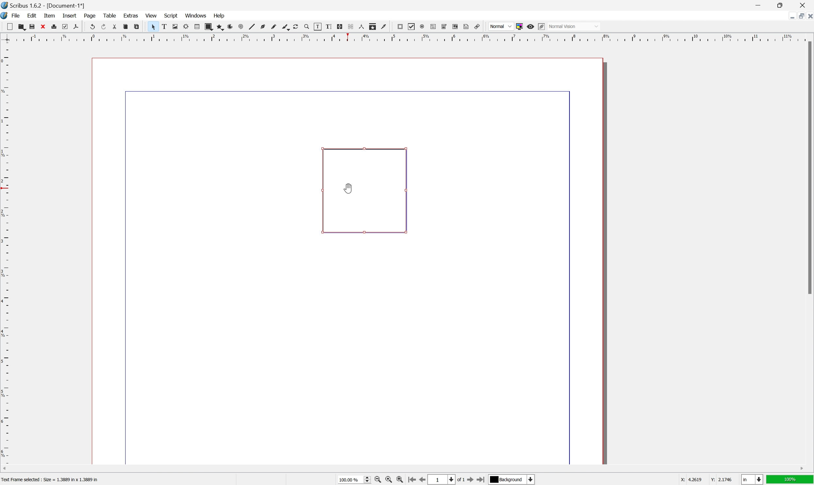 Image resolution: width=814 pixels, height=485 pixels. What do you see at coordinates (466, 26) in the screenshot?
I see `text annotation` at bounding box center [466, 26].